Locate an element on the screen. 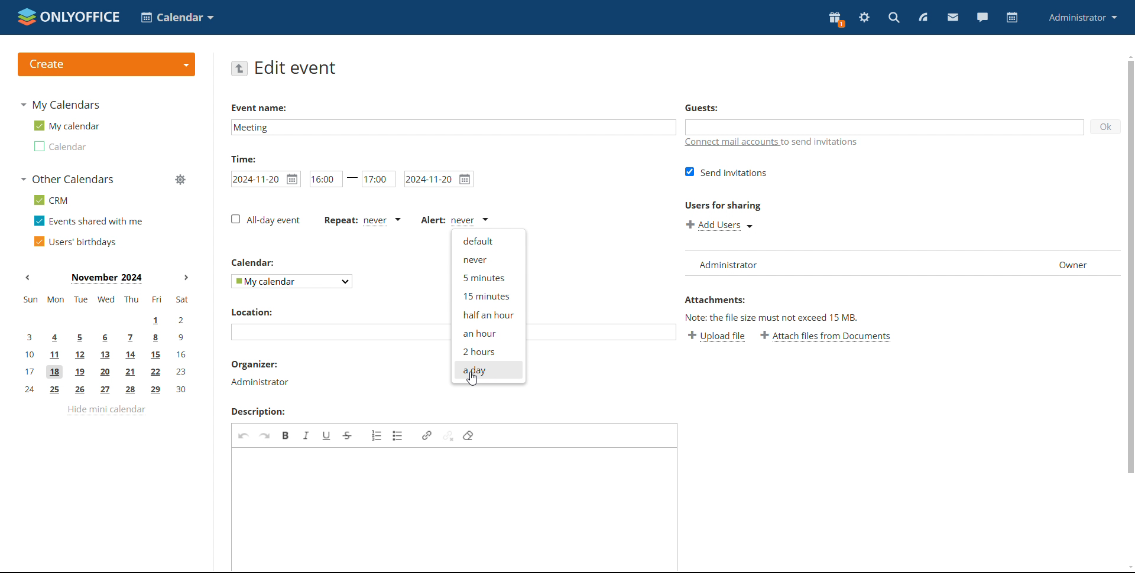  strikethrough is located at coordinates (347, 435).